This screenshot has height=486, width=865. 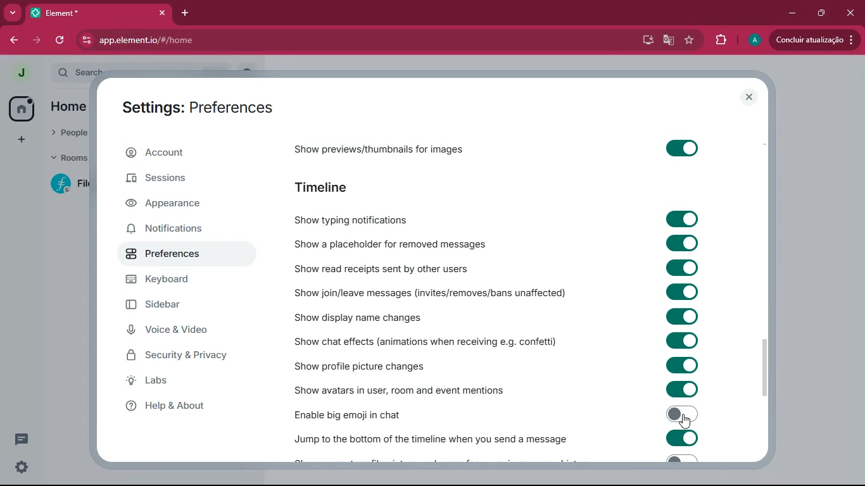 What do you see at coordinates (22, 139) in the screenshot?
I see `add` at bounding box center [22, 139].